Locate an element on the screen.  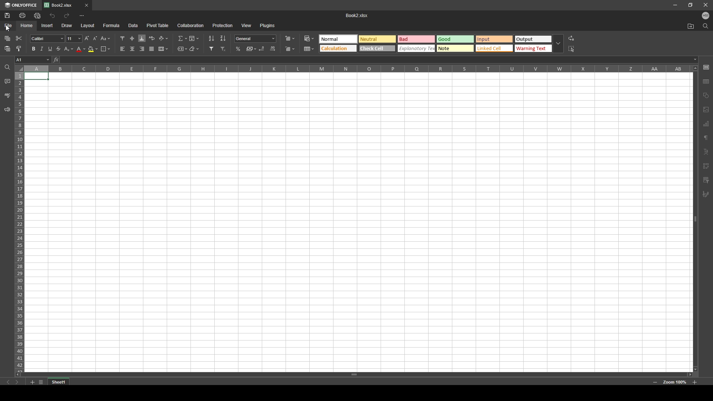
print file is located at coordinates (23, 15).